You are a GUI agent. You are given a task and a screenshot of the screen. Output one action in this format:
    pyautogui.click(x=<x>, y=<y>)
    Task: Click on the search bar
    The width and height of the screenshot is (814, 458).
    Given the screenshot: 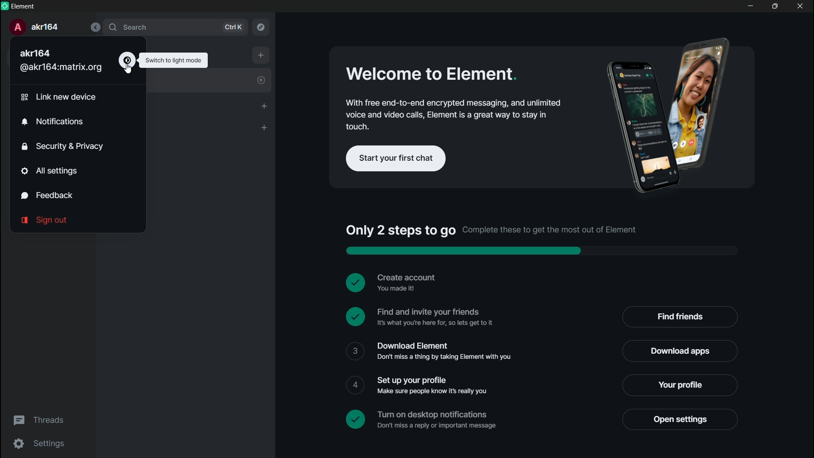 What is the action you would take?
    pyautogui.click(x=163, y=27)
    